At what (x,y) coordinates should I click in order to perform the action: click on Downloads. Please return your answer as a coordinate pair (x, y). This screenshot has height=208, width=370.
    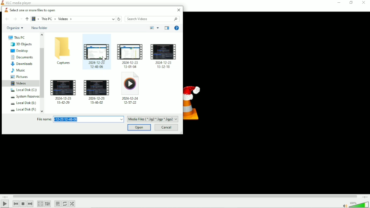
    Looking at the image, I should click on (22, 64).